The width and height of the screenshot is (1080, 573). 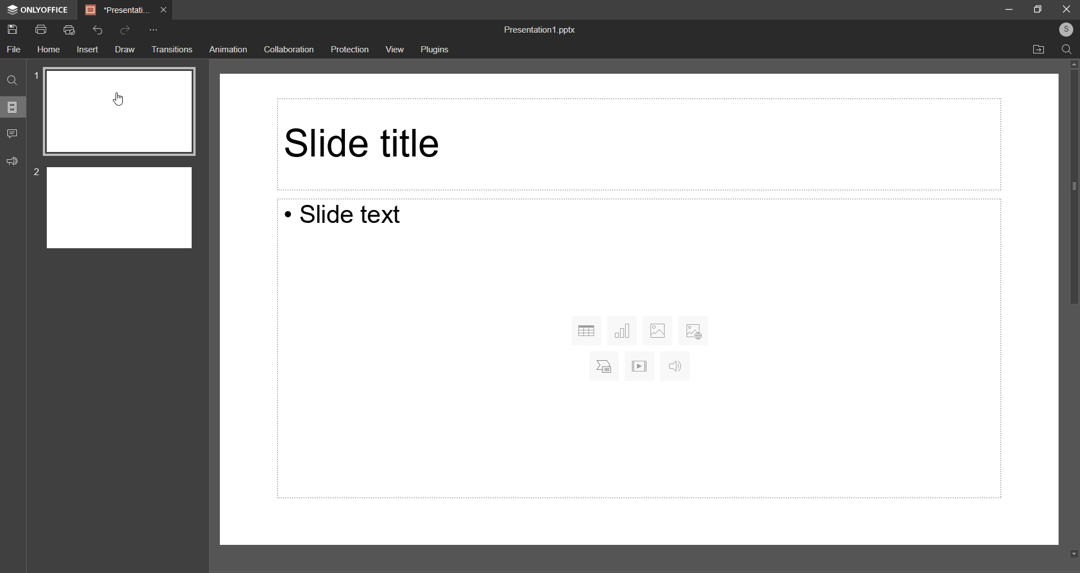 What do you see at coordinates (623, 330) in the screenshot?
I see `Chart` at bounding box center [623, 330].